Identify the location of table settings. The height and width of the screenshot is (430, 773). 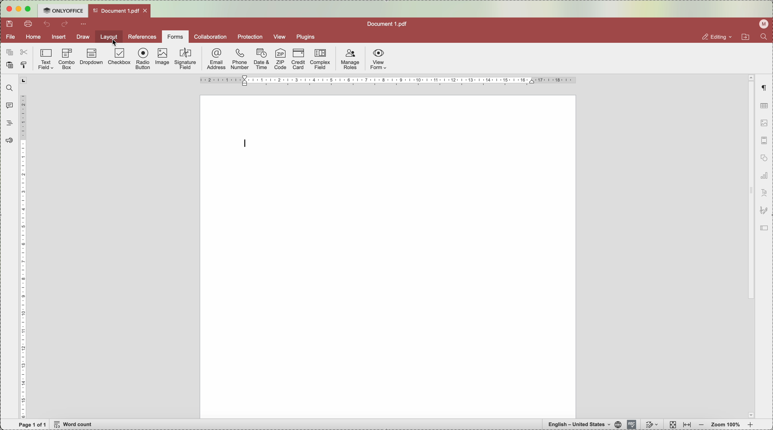
(764, 106).